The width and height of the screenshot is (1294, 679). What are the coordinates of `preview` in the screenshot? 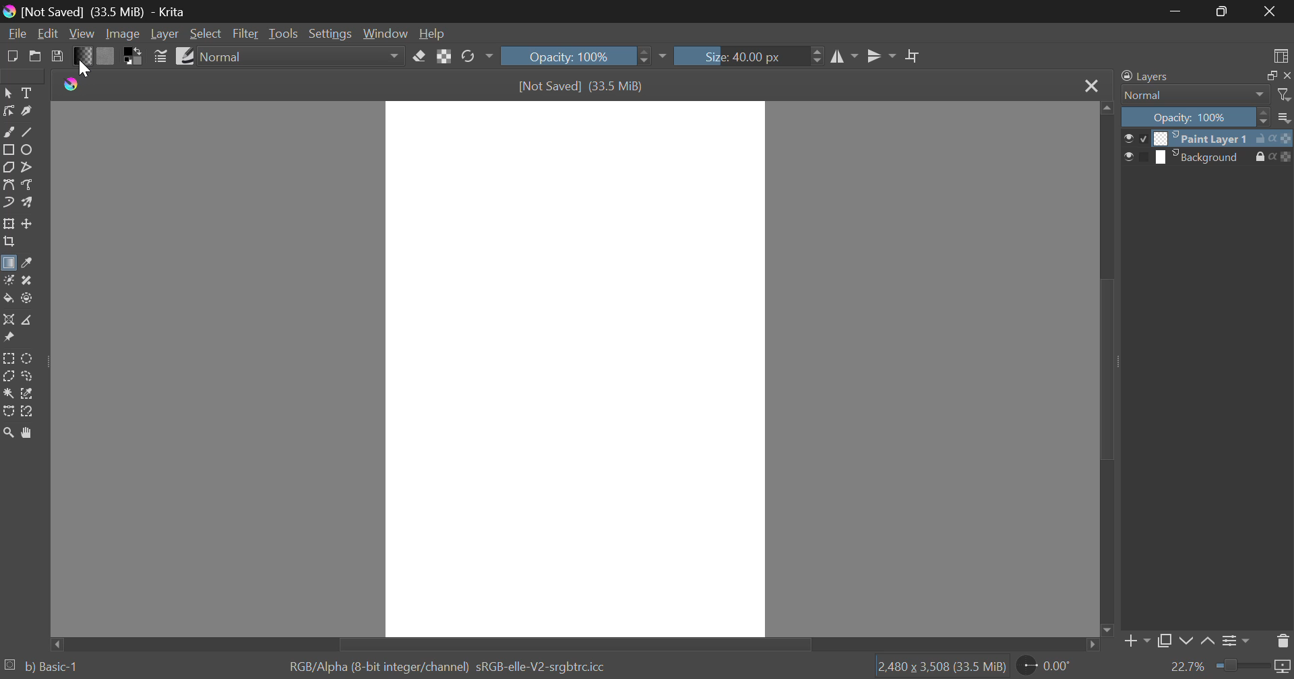 It's located at (1136, 157).